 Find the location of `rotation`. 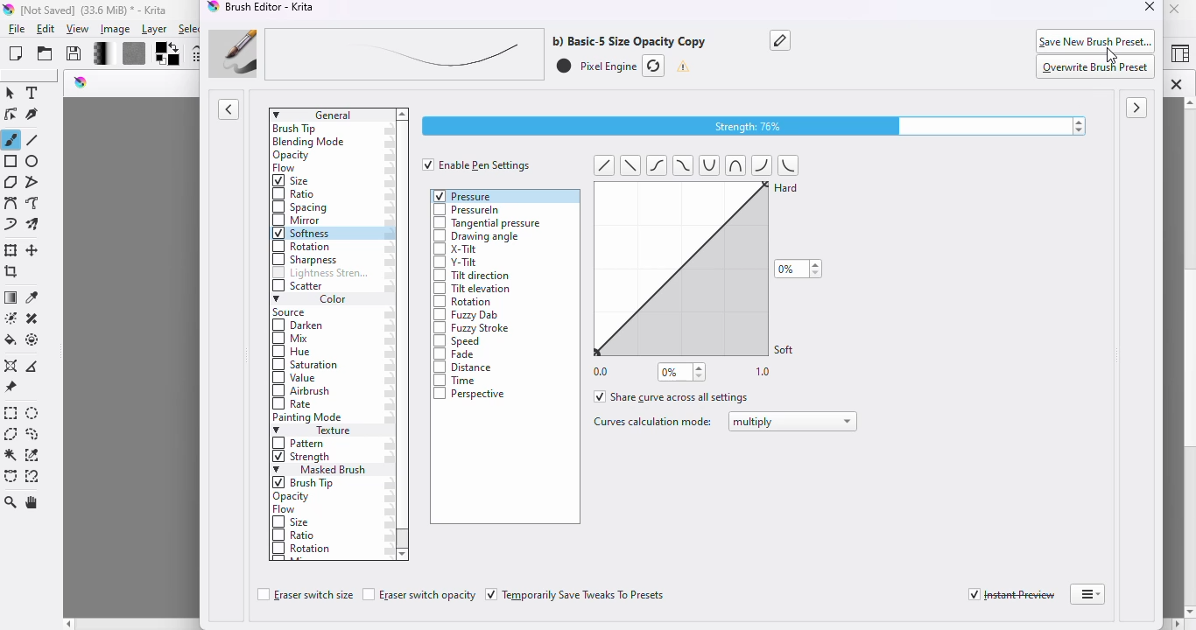

rotation is located at coordinates (300, 247).